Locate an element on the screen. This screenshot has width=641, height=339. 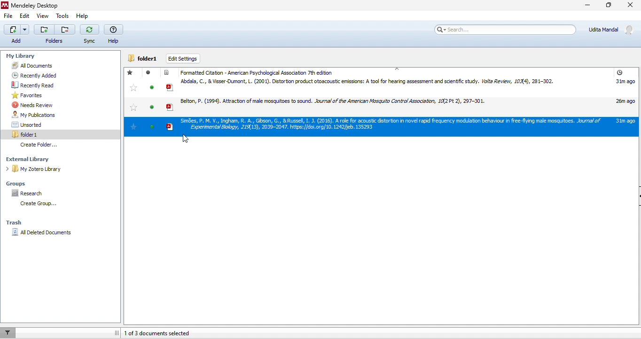
recently read is located at coordinates (31, 85).